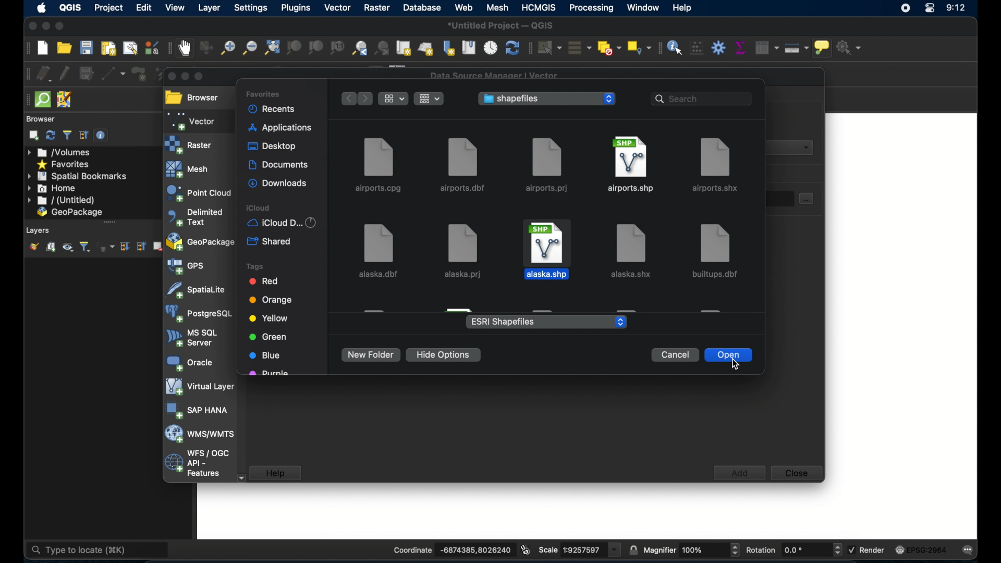 Image resolution: width=1001 pixels, height=563 pixels. Describe the element at coordinates (241, 477) in the screenshot. I see `scroll down arrow` at that location.